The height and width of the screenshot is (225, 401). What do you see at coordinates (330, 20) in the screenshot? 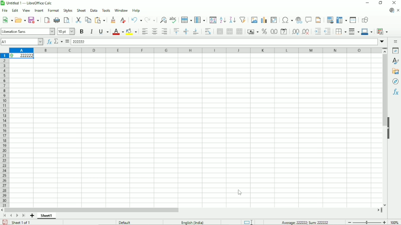
I see `Define print area` at bounding box center [330, 20].